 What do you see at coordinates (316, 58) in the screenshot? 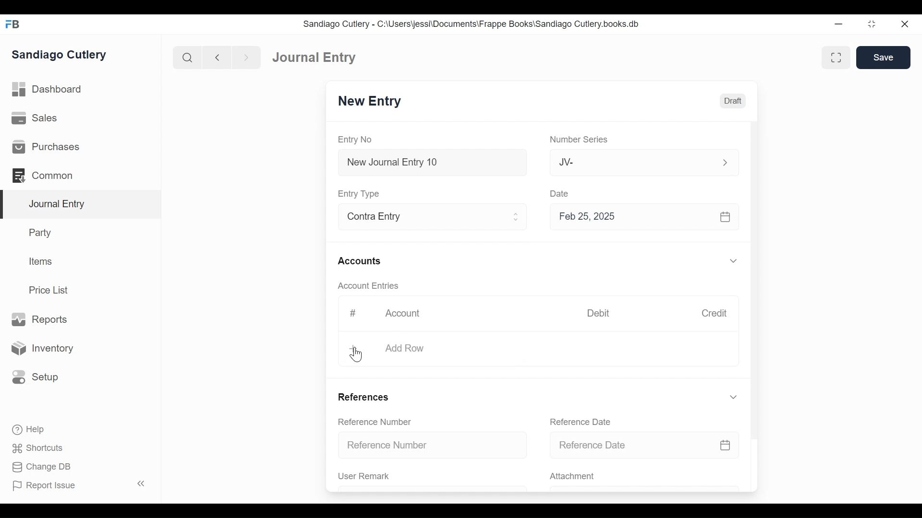
I see `Journal Entry` at bounding box center [316, 58].